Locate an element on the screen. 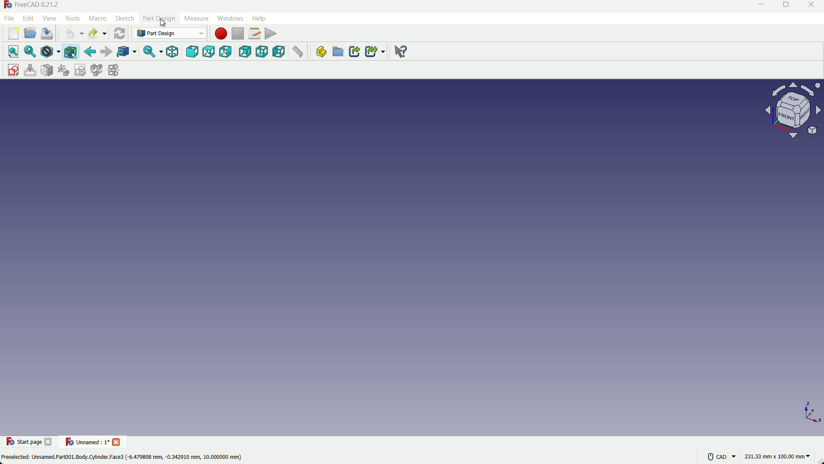 This screenshot has height=464, width=824. minimize is located at coordinates (762, 6).